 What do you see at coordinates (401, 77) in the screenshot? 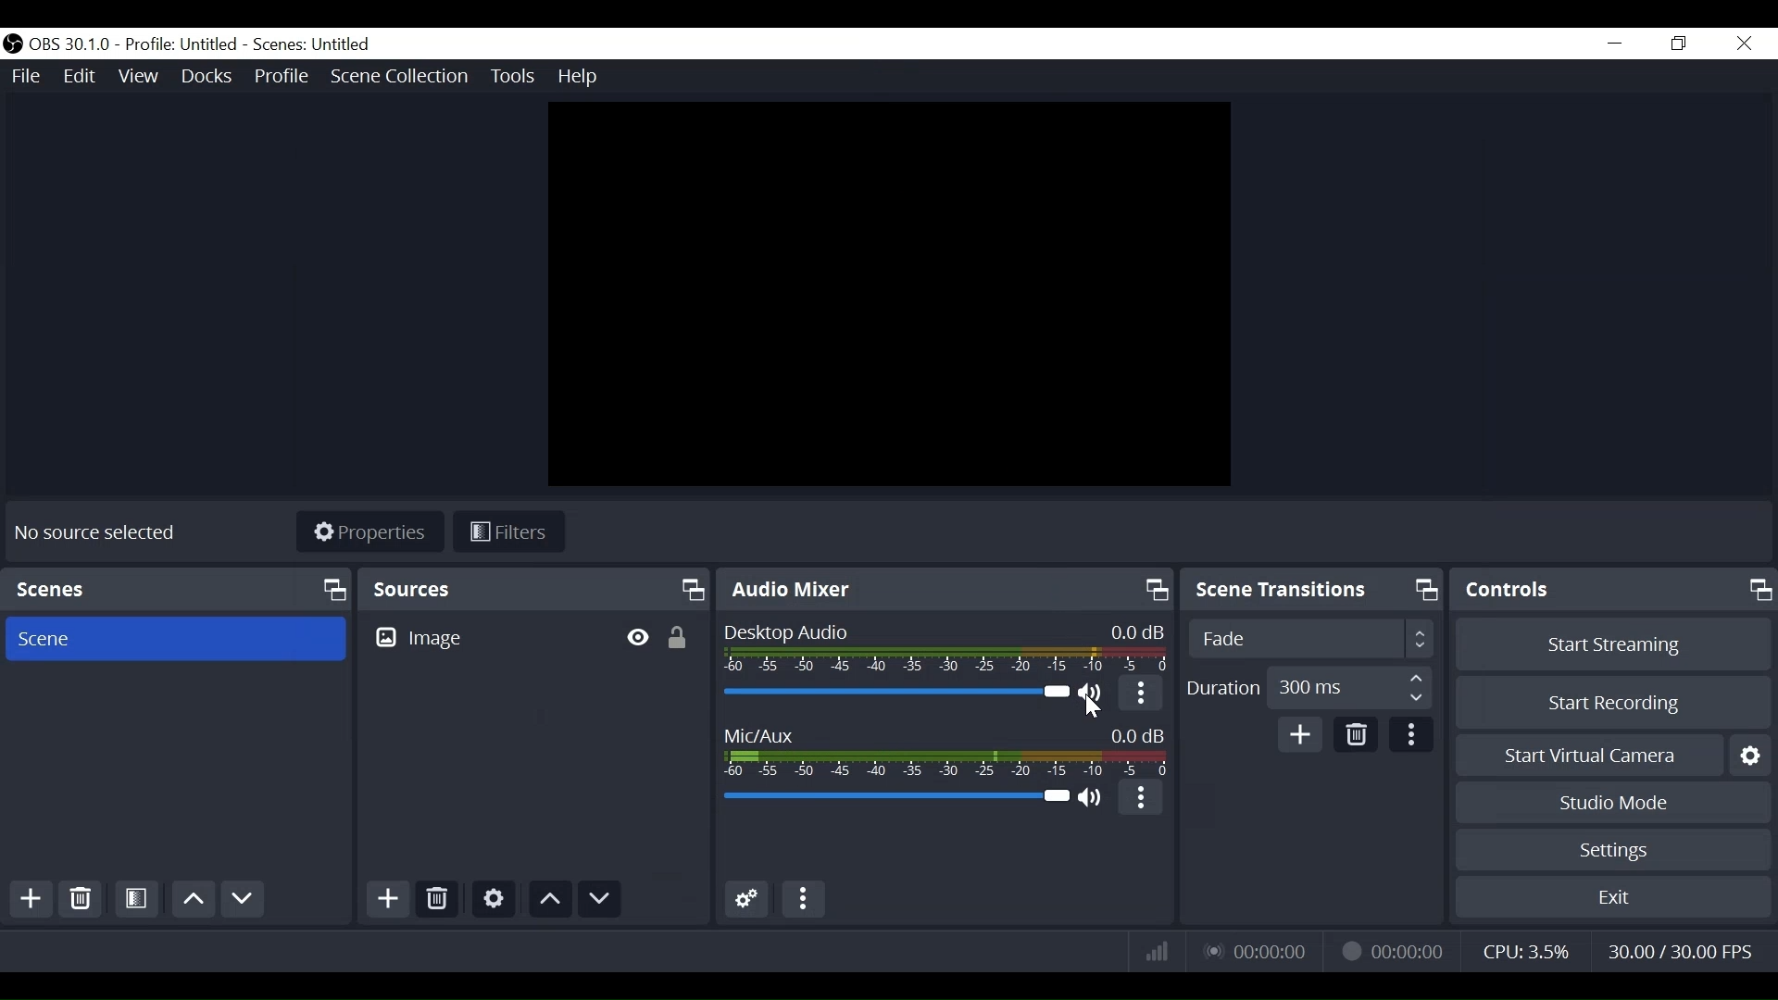
I see `Scene Collection` at bounding box center [401, 77].